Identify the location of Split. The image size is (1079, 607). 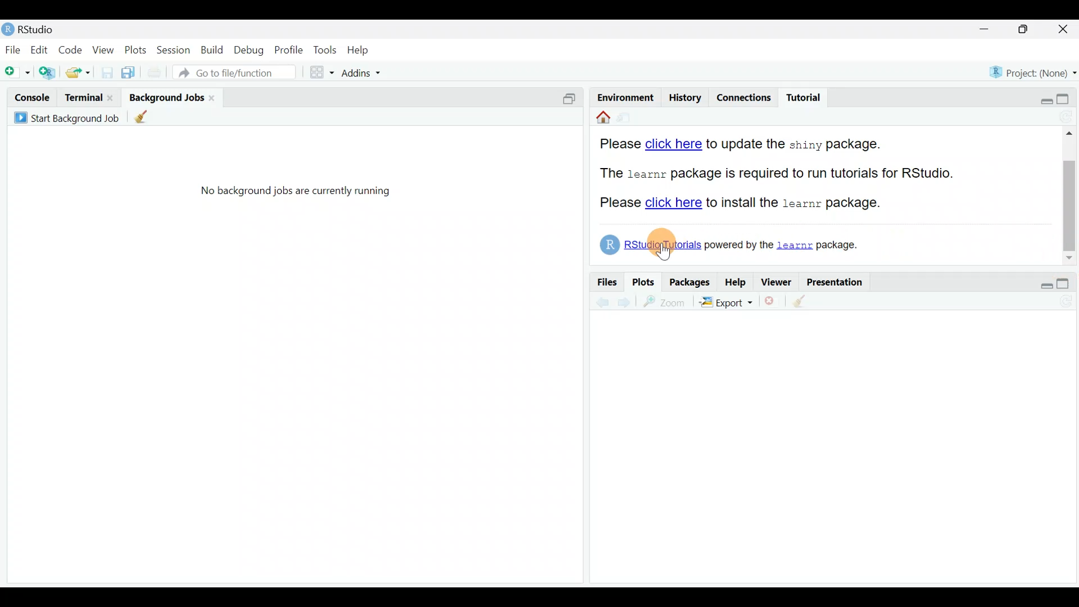
(572, 98).